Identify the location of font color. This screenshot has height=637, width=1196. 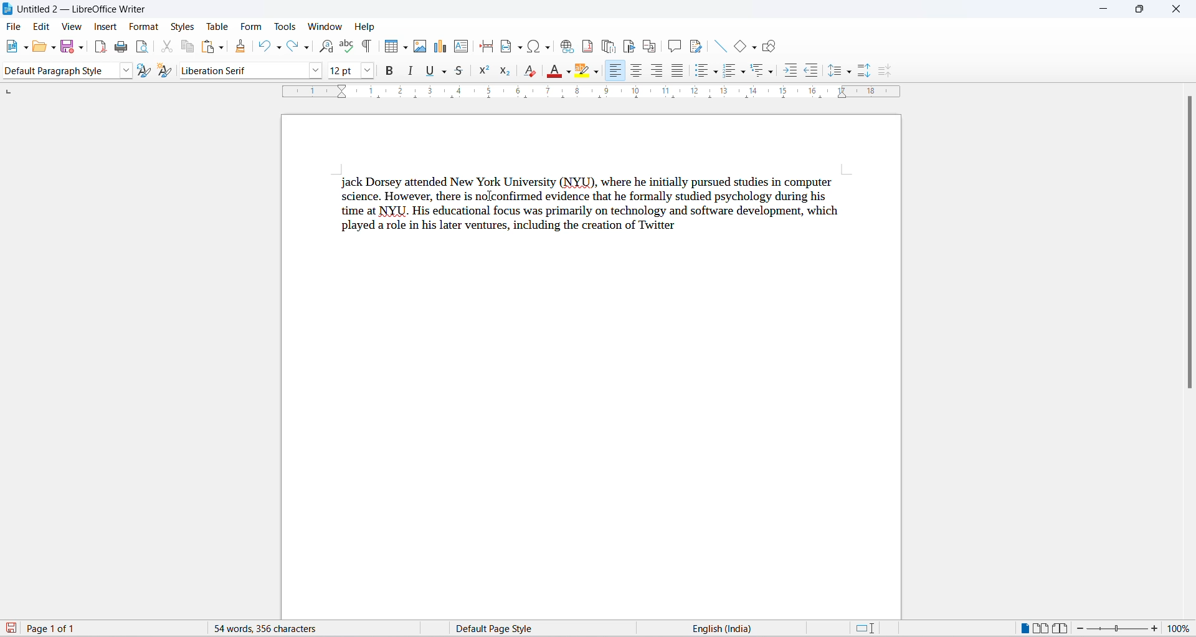
(551, 71).